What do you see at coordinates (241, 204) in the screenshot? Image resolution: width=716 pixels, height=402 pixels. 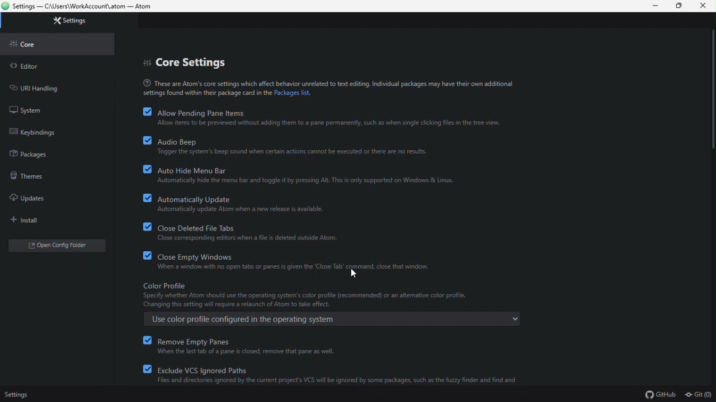 I see `automatically uodates` at bounding box center [241, 204].